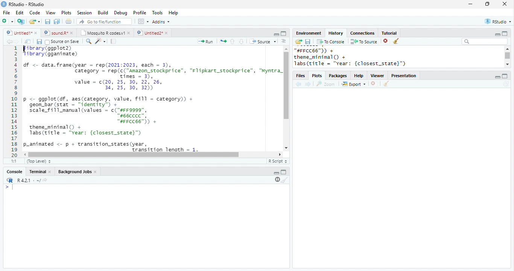 The image size is (514, 271). What do you see at coordinates (206, 41) in the screenshot?
I see `Run` at bounding box center [206, 41].